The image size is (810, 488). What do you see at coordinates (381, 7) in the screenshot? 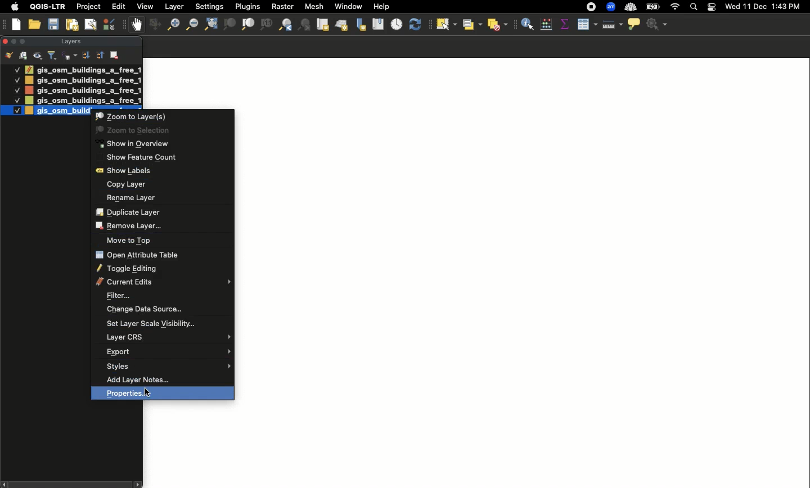
I see `Help` at bounding box center [381, 7].